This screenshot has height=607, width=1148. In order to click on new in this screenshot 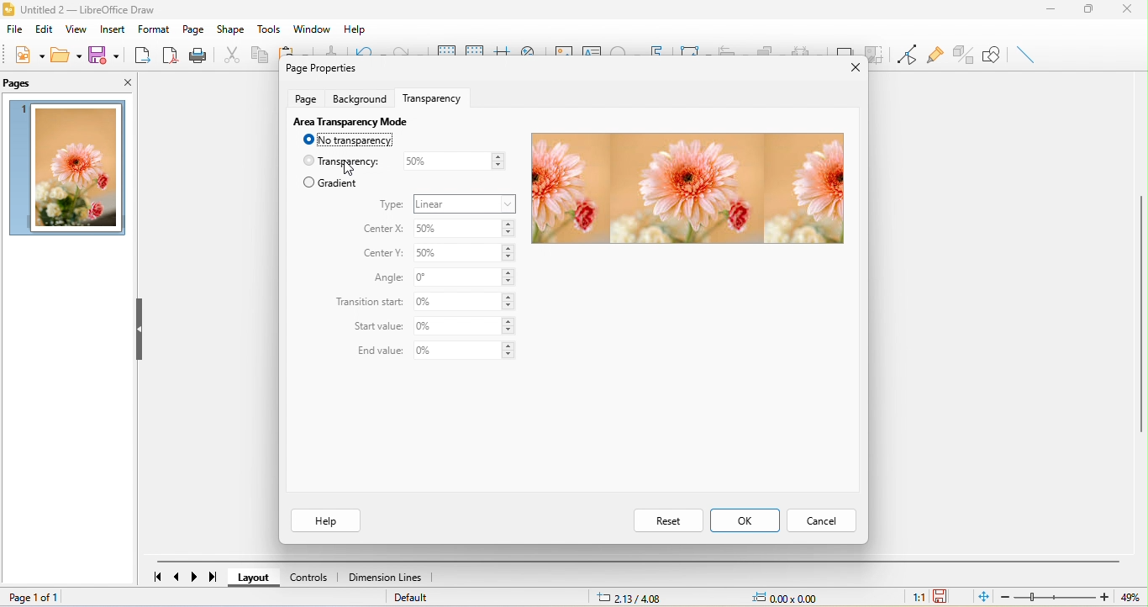, I will do `click(30, 55)`.